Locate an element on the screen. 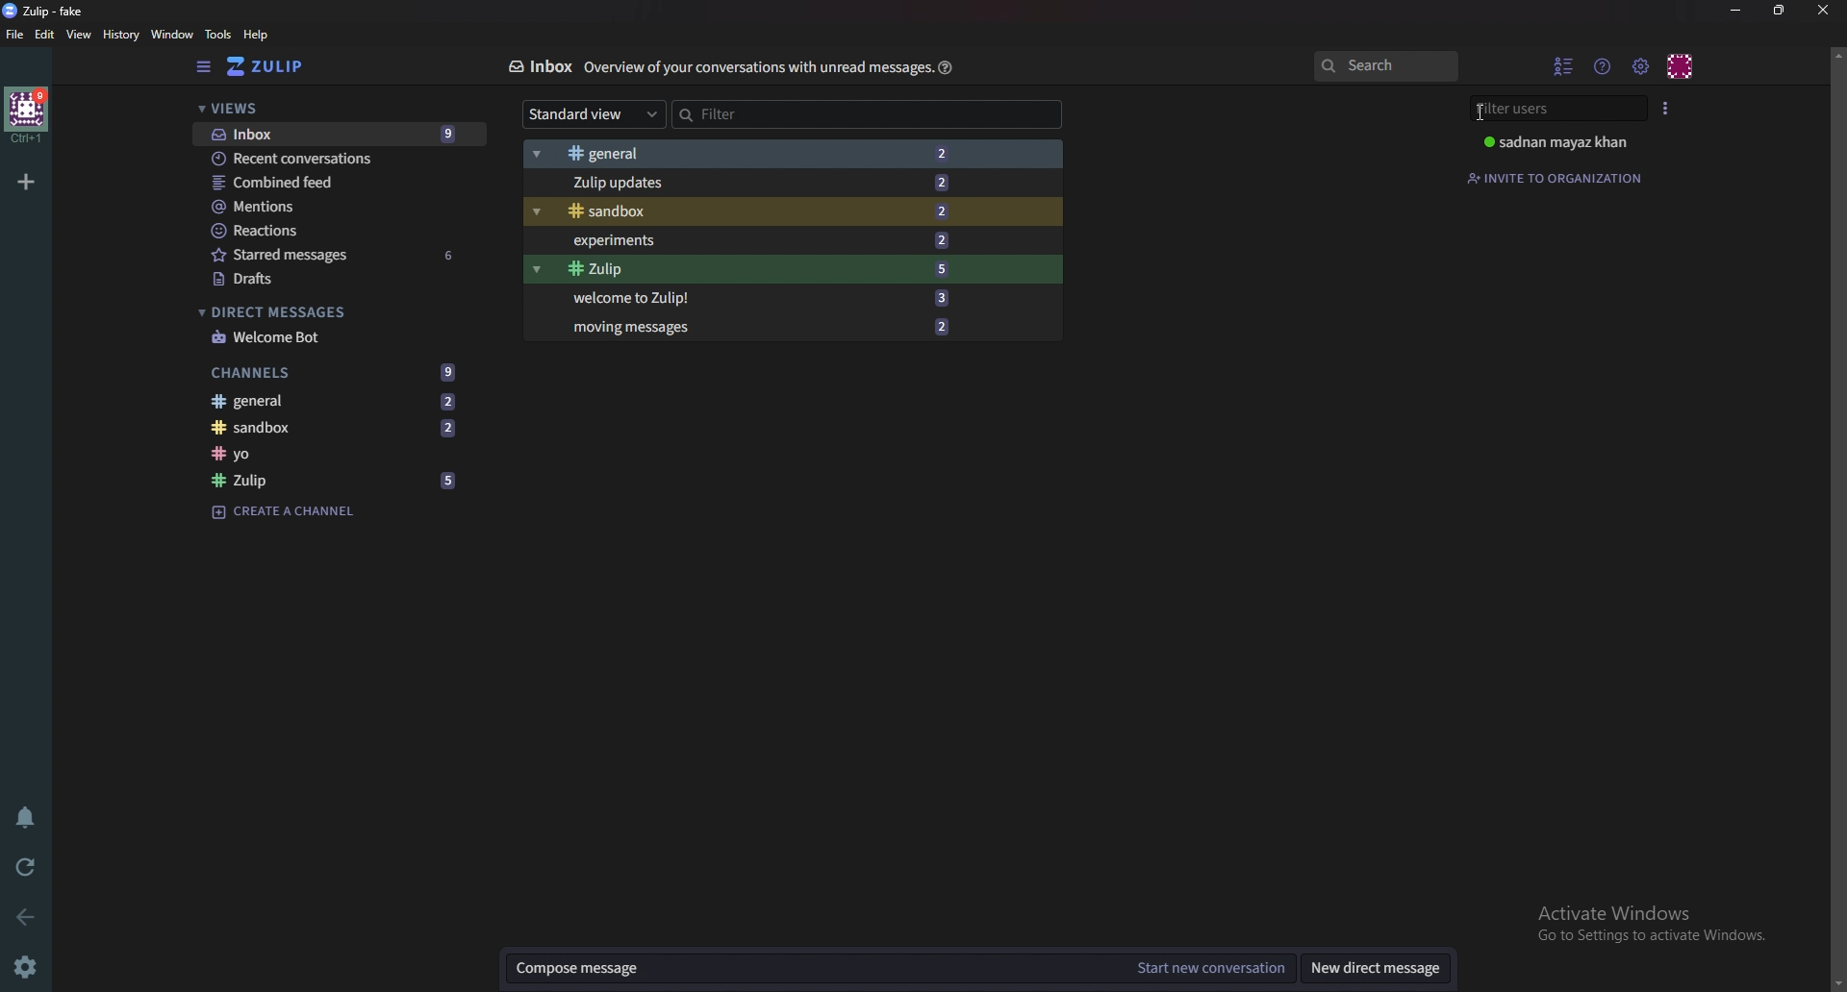 The height and width of the screenshot is (992, 1847). General is located at coordinates (752, 155).